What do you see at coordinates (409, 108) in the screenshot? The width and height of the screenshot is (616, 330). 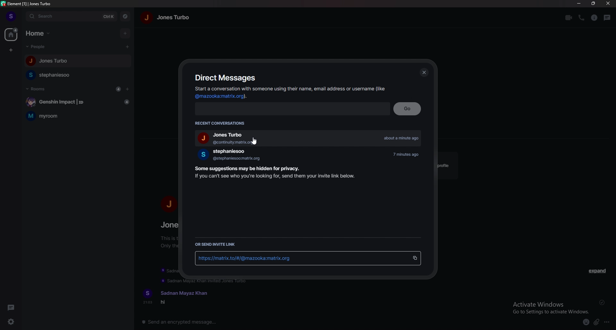 I see `go` at bounding box center [409, 108].